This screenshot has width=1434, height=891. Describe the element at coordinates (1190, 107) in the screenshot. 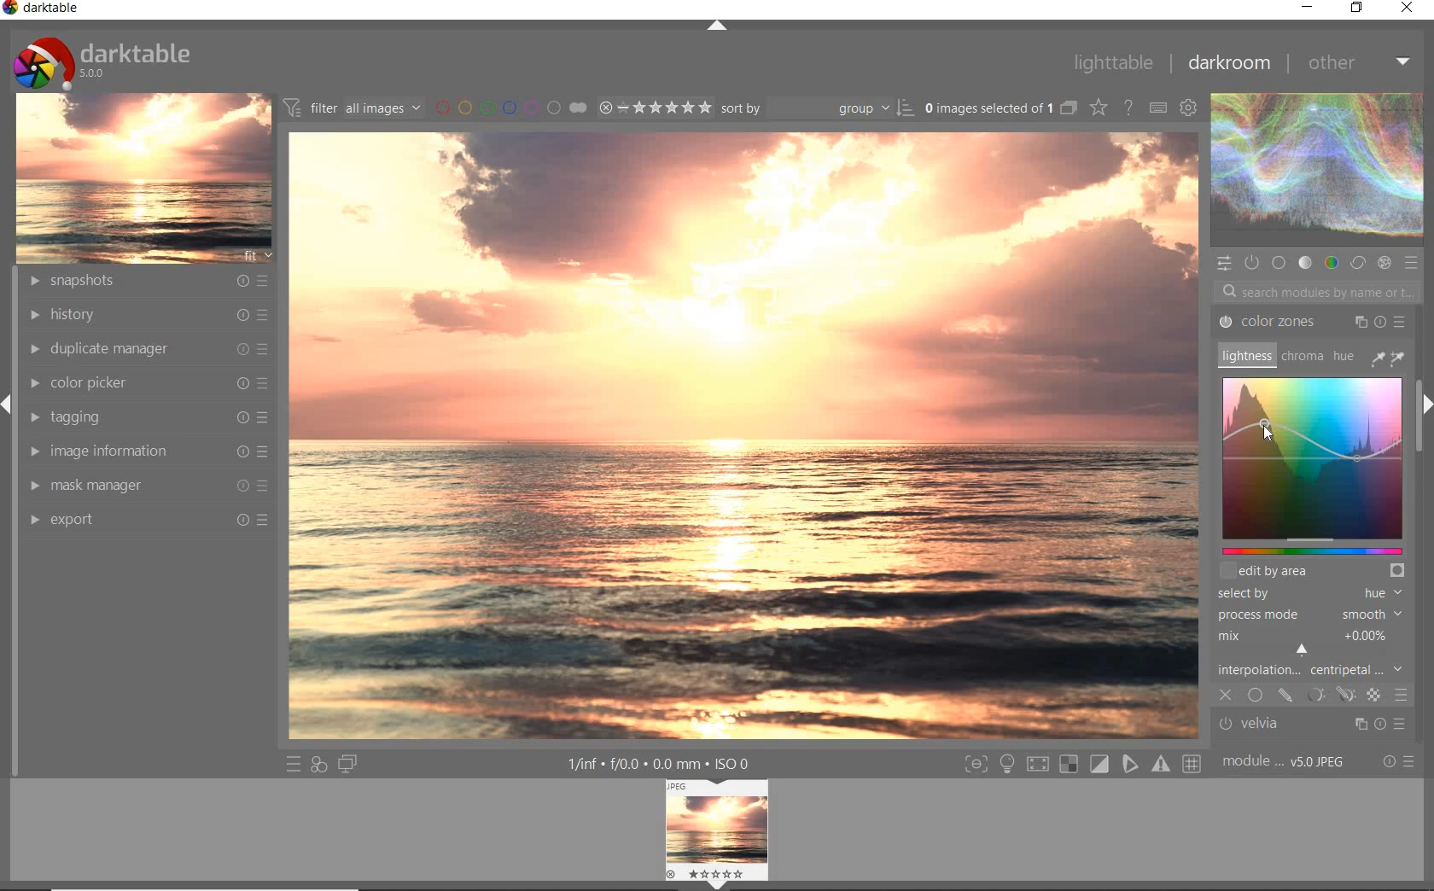

I see `show global preference` at that location.